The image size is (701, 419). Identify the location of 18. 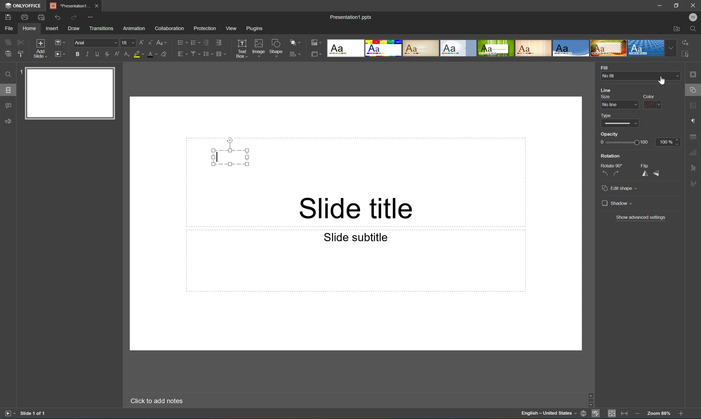
(128, 43).